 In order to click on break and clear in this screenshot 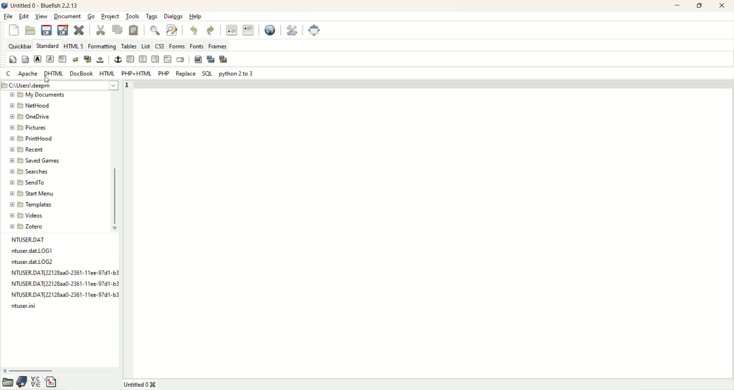, I will do `click(88, 59)`.